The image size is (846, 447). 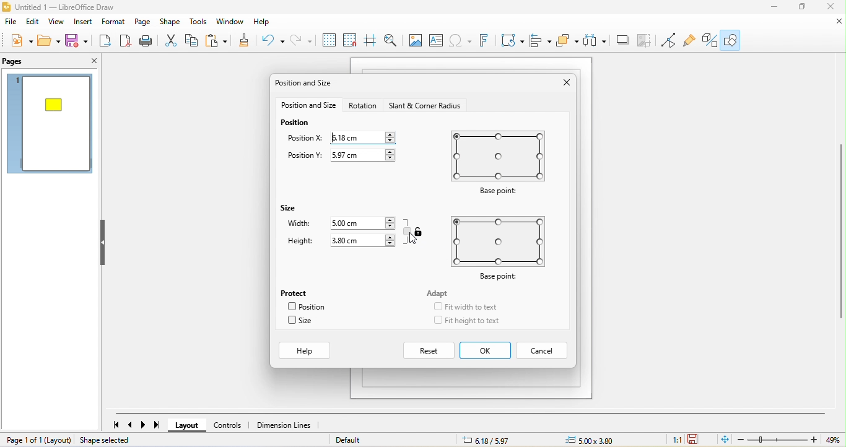 I want to click on previous page, so click(x=131, y=425).